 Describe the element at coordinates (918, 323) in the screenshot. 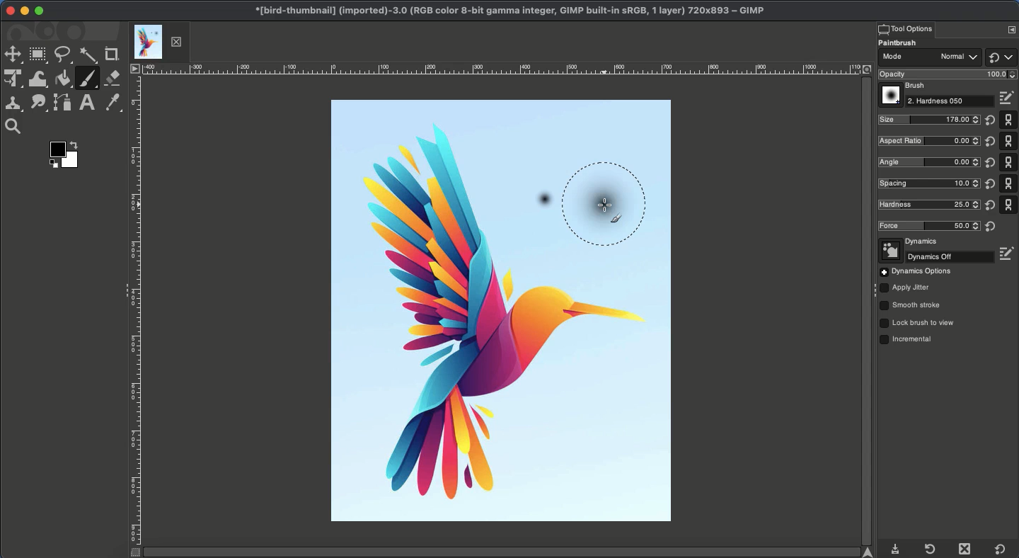

I see `Lock ` at that location.